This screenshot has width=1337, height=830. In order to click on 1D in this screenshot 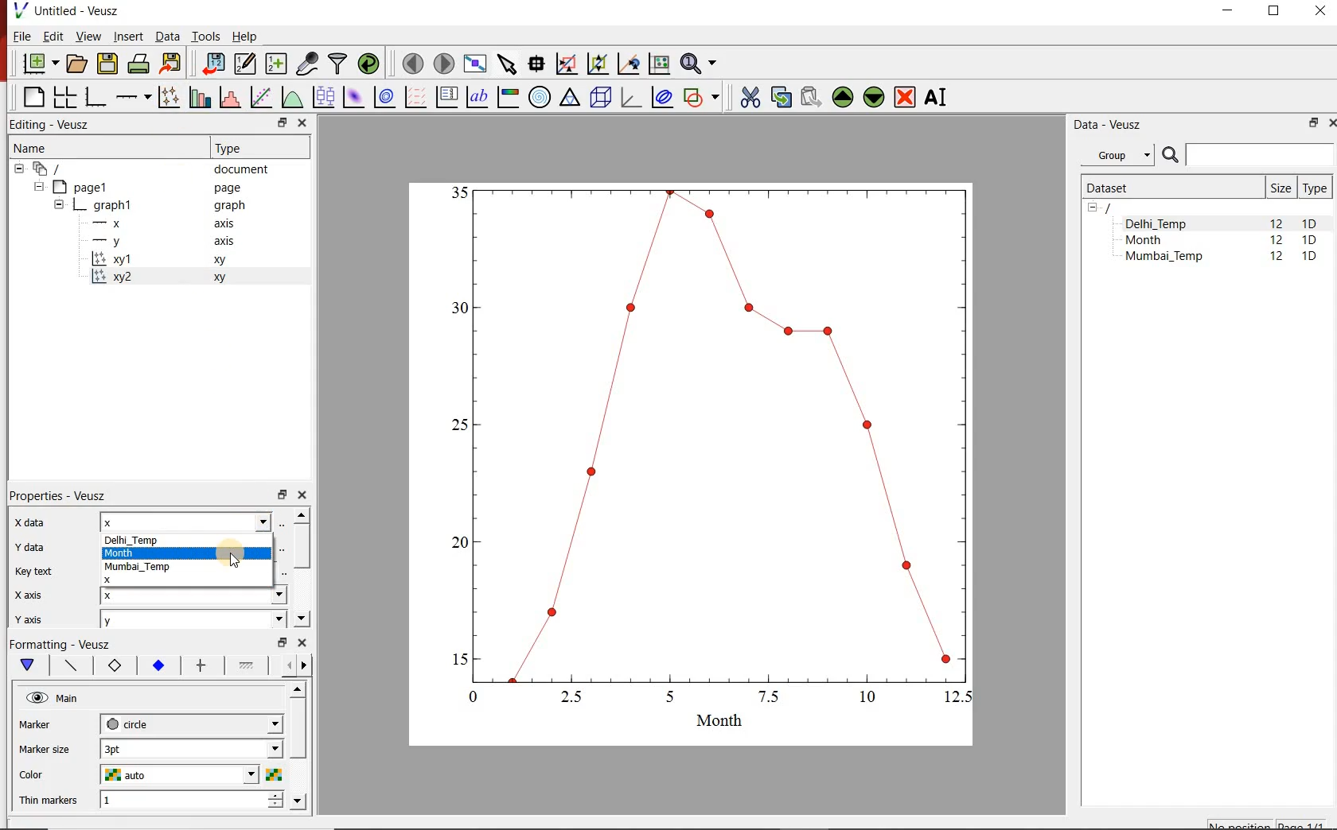, I will do `click(1309, 258)`.